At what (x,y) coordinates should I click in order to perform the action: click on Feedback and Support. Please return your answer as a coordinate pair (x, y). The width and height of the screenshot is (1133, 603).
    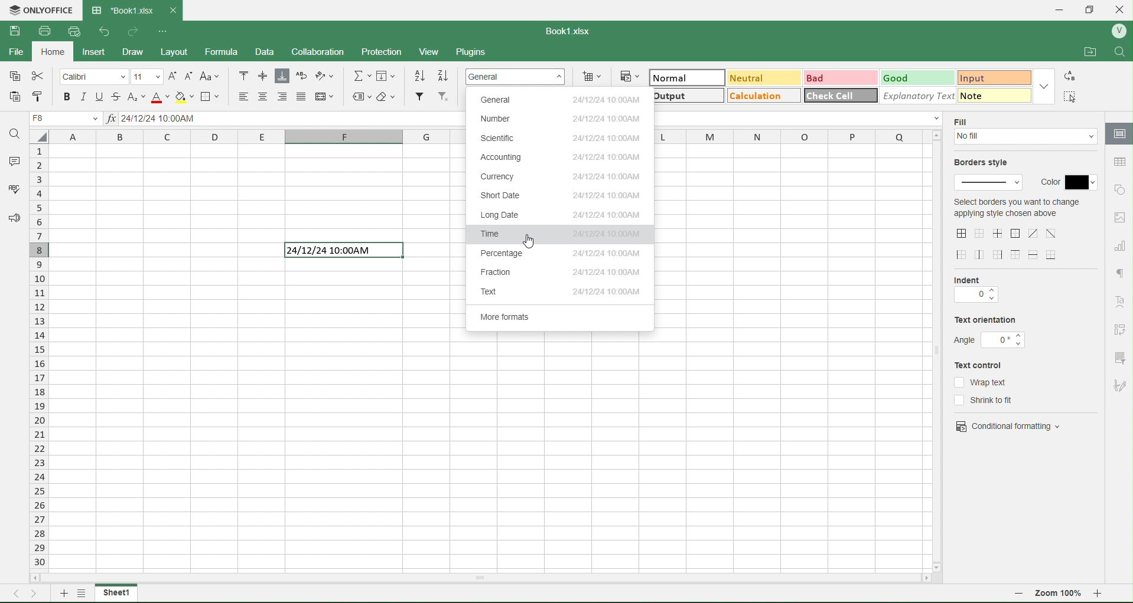
    Looking at the image, I should click on (11, 219).